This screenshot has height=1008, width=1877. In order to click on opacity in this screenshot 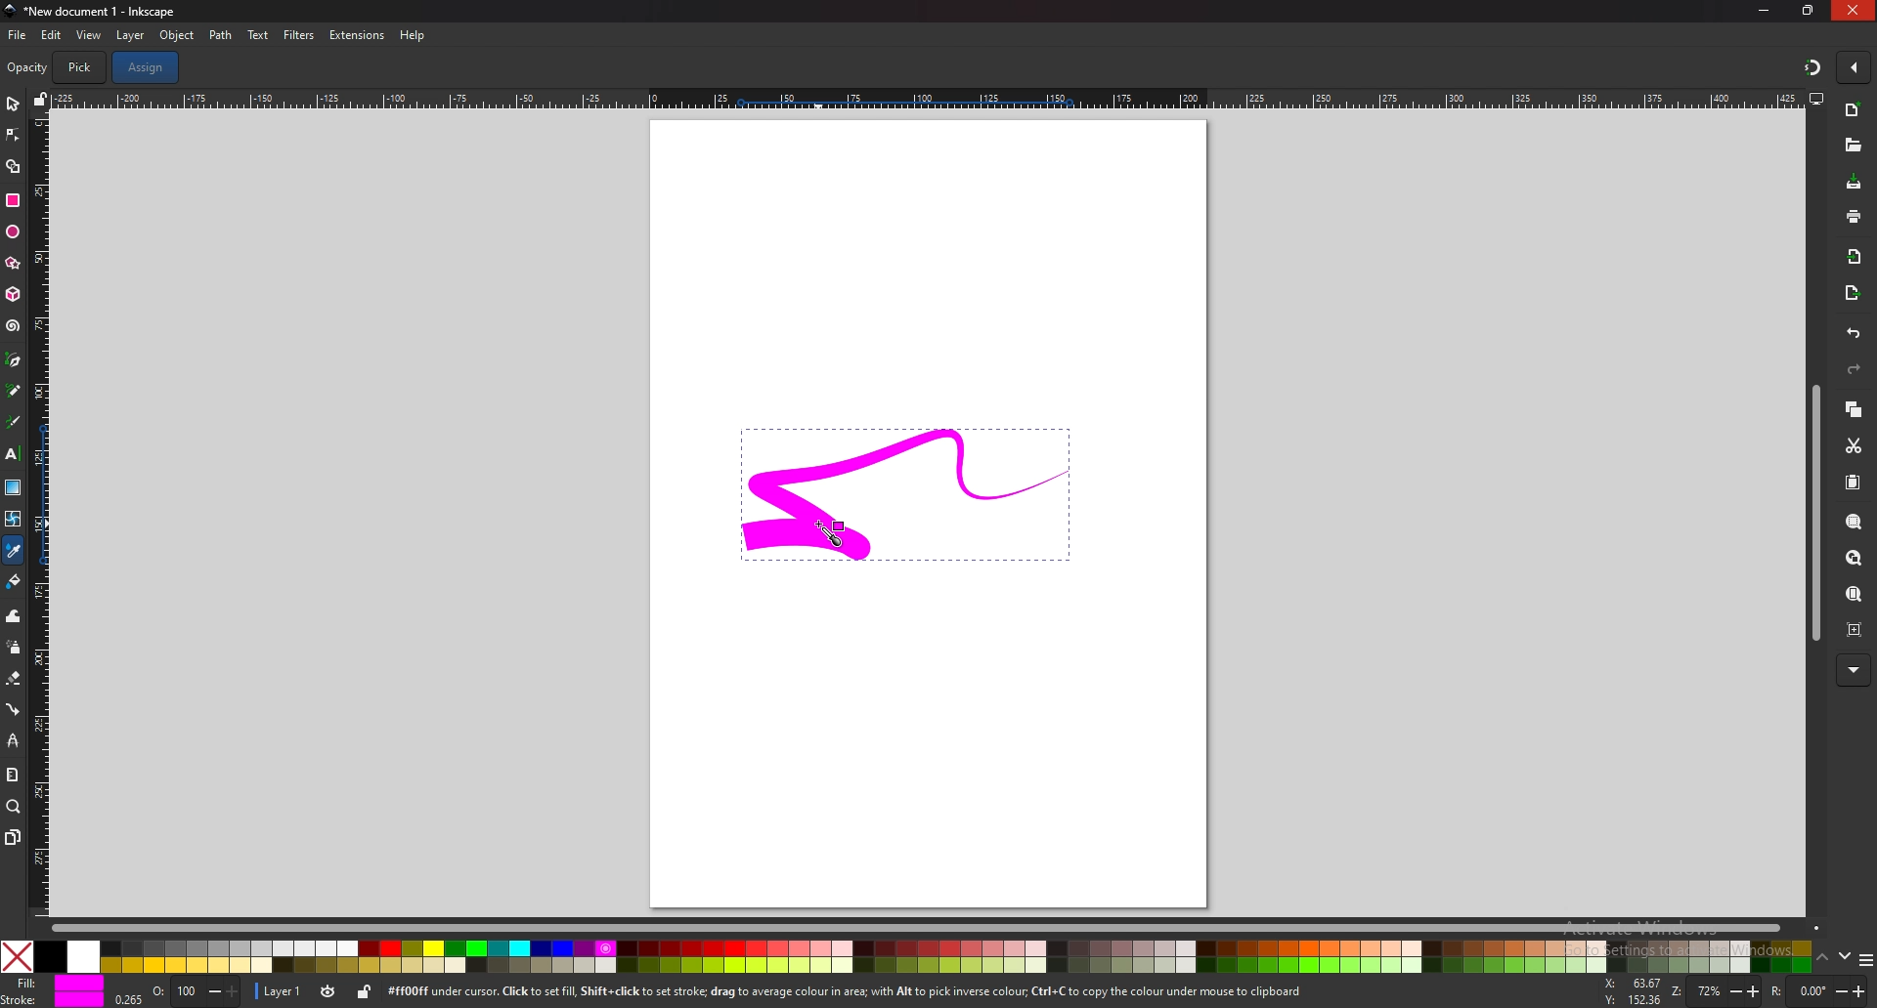, I will do `click(197, 990)`.